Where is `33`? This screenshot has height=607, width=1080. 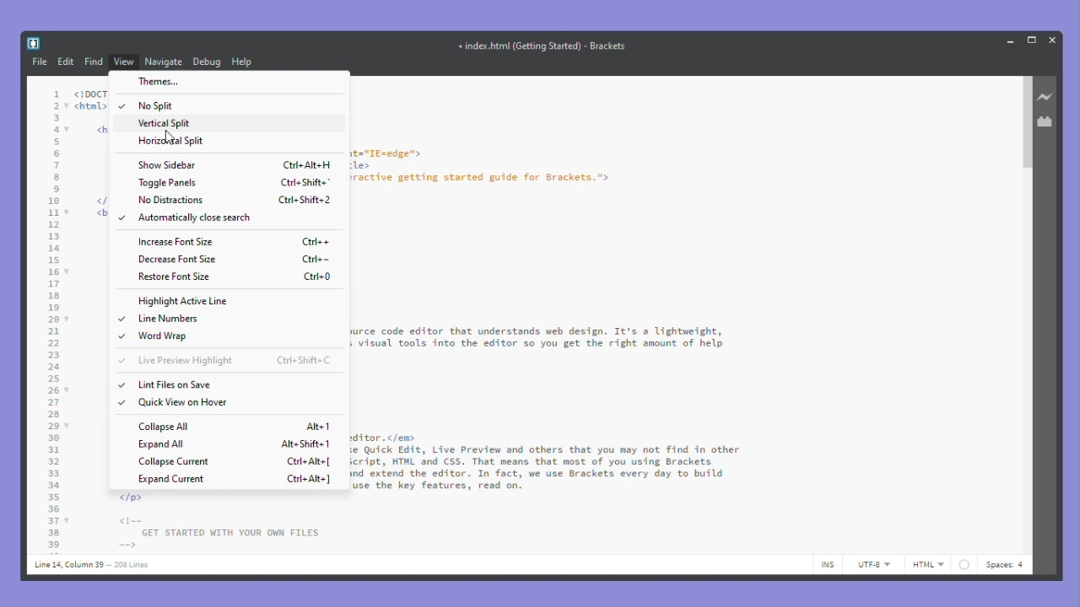
33 is located at coordinates (53, 474).